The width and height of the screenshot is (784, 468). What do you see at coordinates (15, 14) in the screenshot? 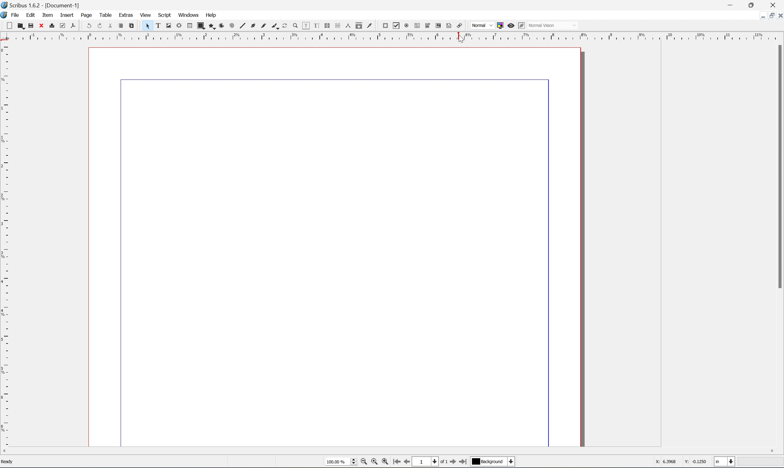
I see `file` at bounding box center [15, 14].